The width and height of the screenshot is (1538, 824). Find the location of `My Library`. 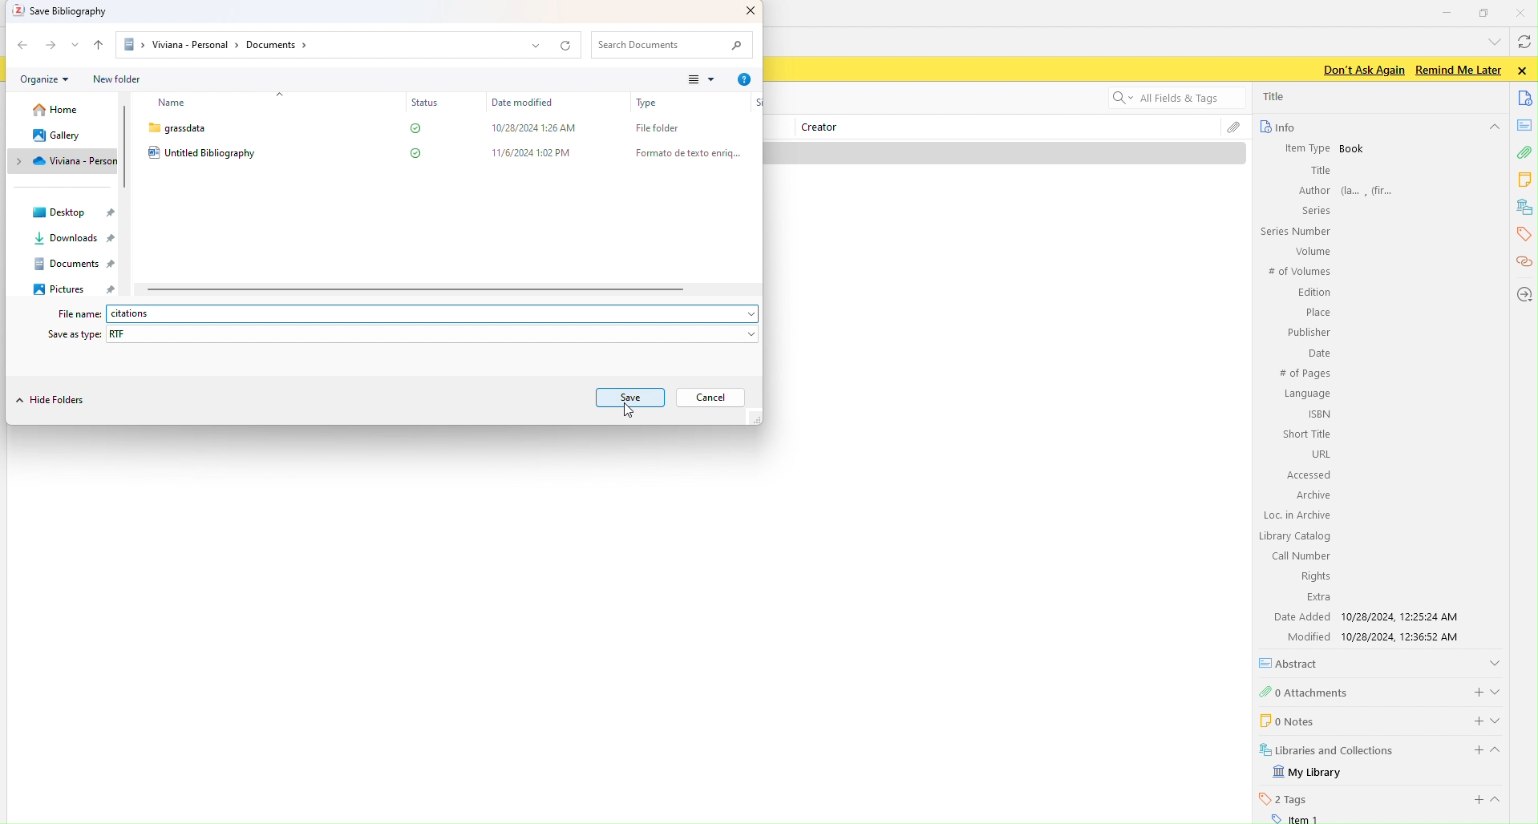

My Library is located at coordinates (1309, 773).